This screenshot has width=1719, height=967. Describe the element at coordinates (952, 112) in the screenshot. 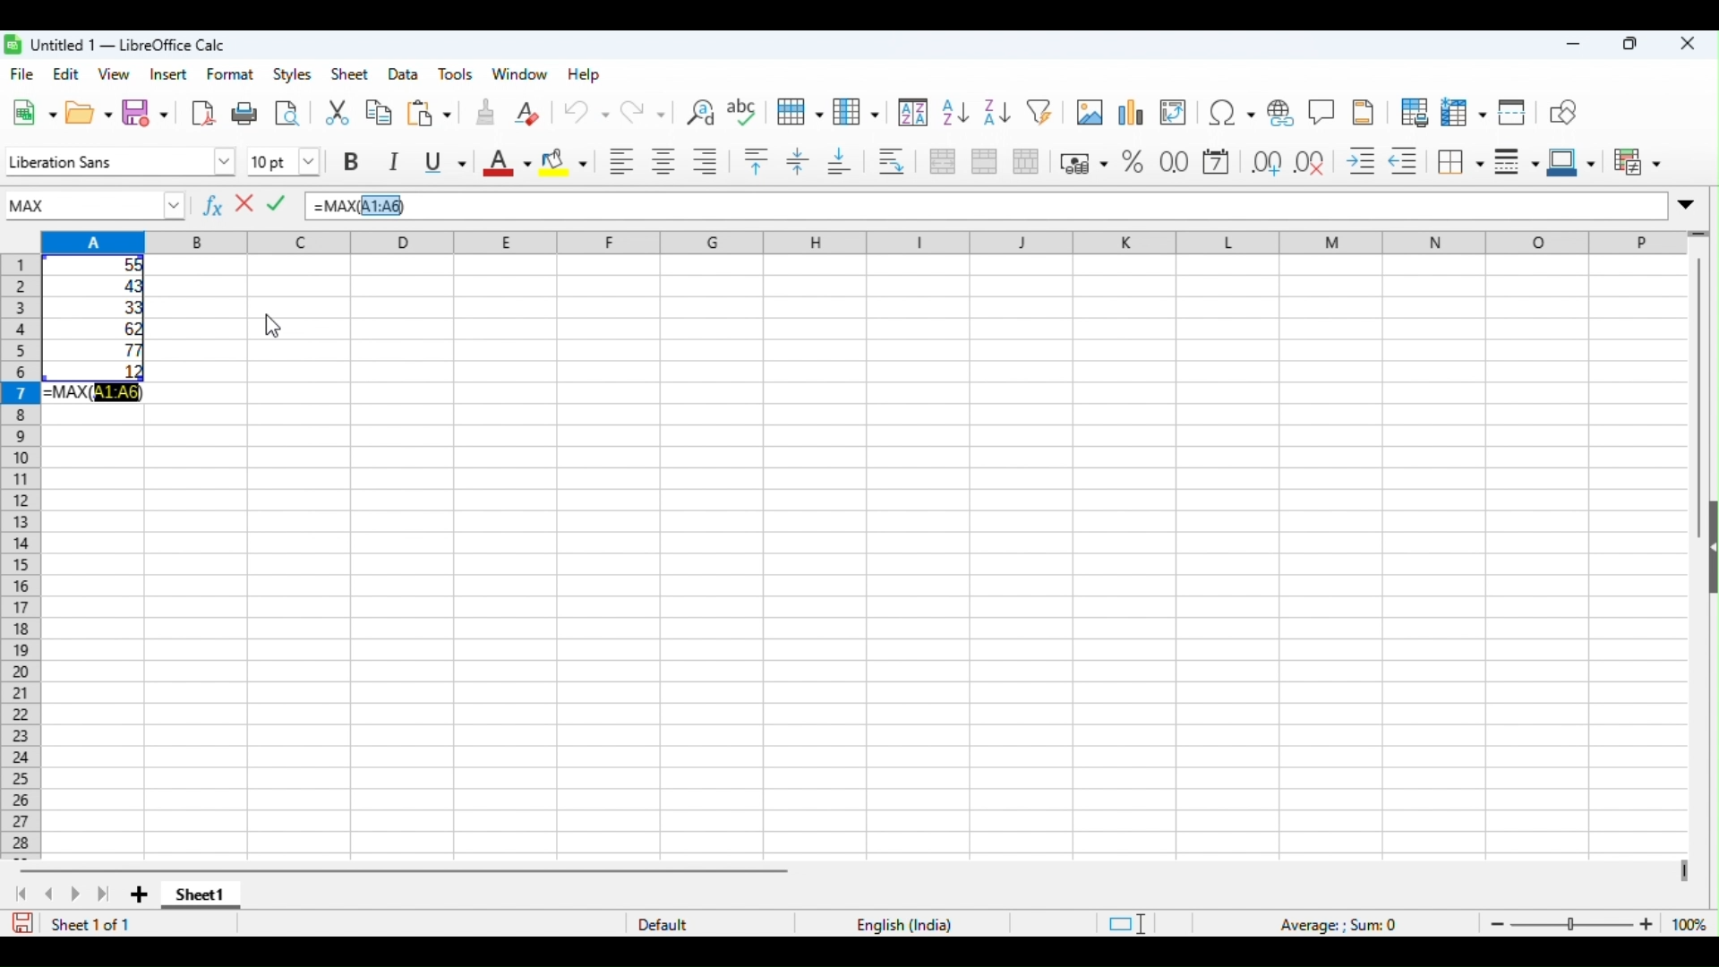

I see `sort ascending` at that location.